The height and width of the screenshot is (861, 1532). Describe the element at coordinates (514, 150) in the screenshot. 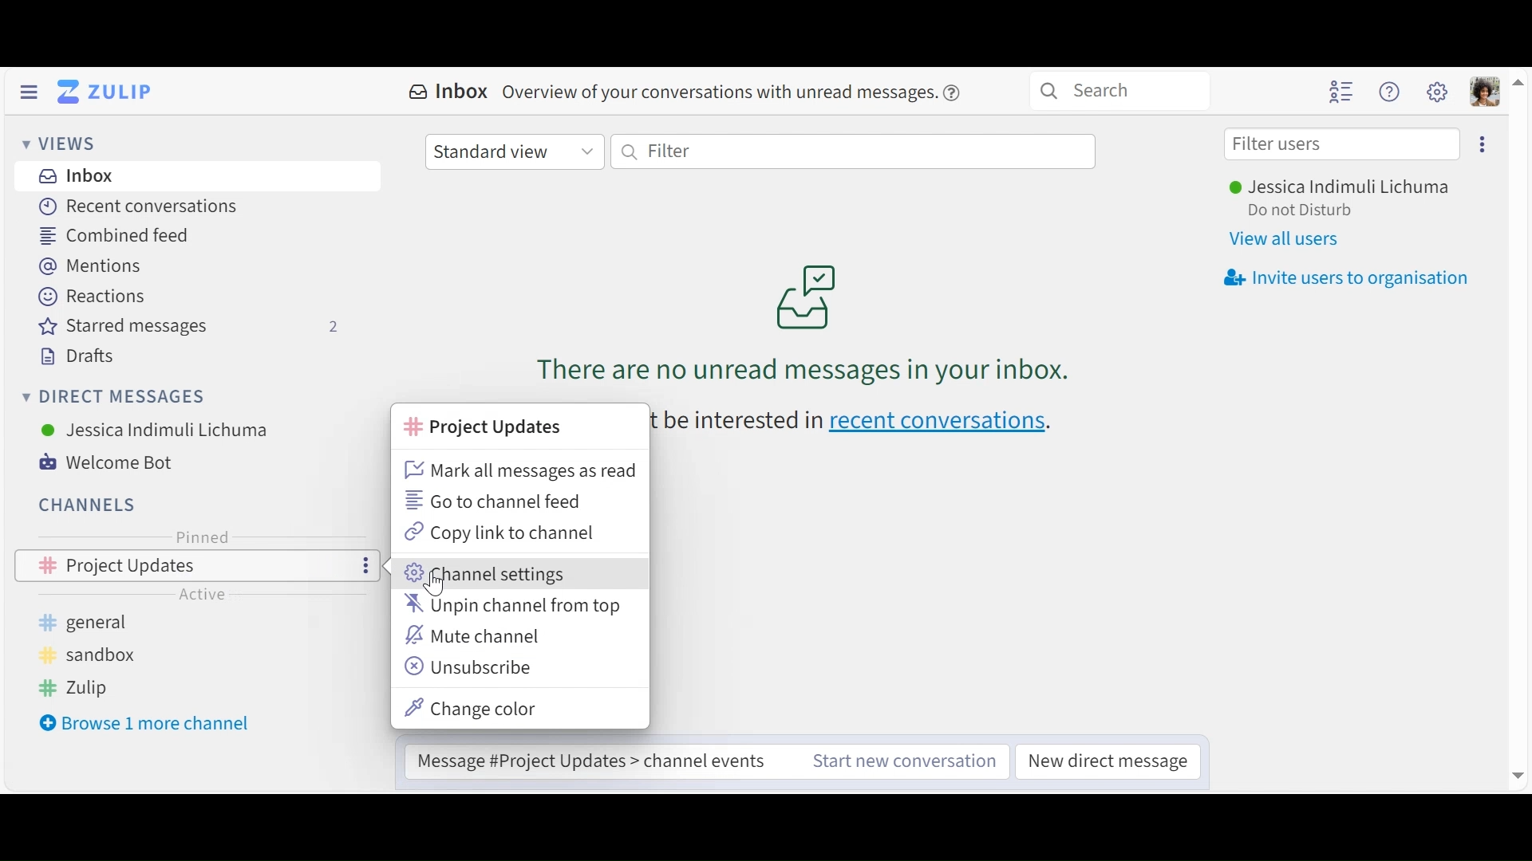

I see `Standard view` at that location.